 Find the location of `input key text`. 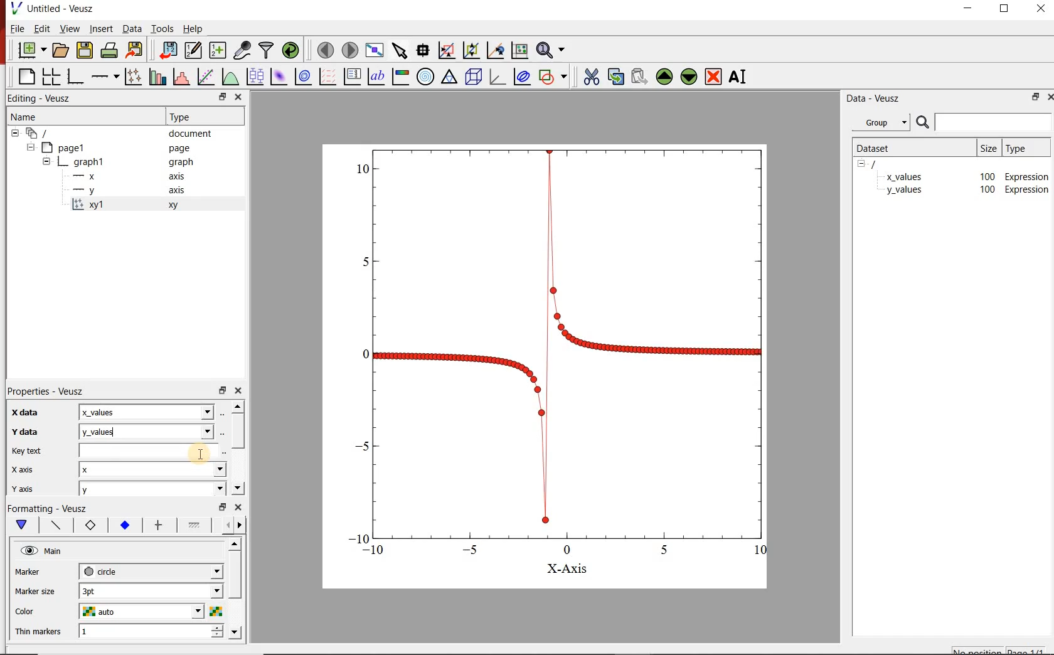

input key text is located at coordinates (149, 450).